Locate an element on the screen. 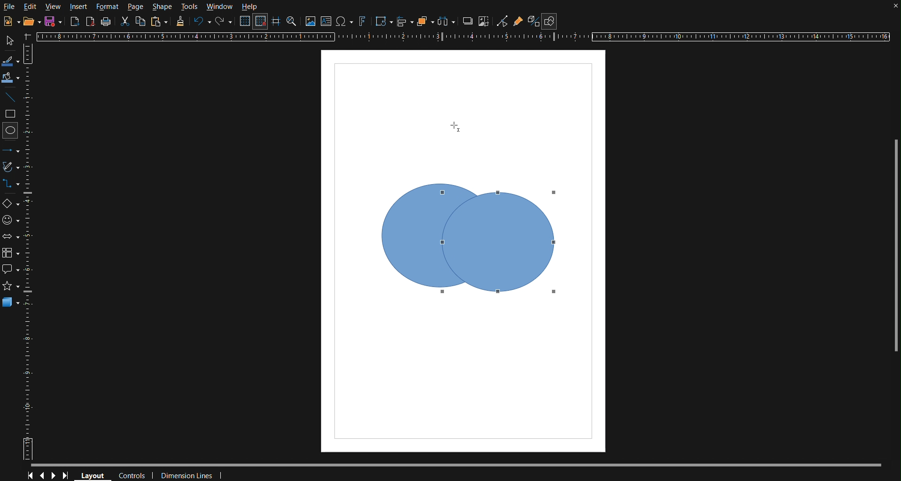 Image resolution: width=901 pixels, height=481 pixels. Vectors is located at coordinates (11, 167).